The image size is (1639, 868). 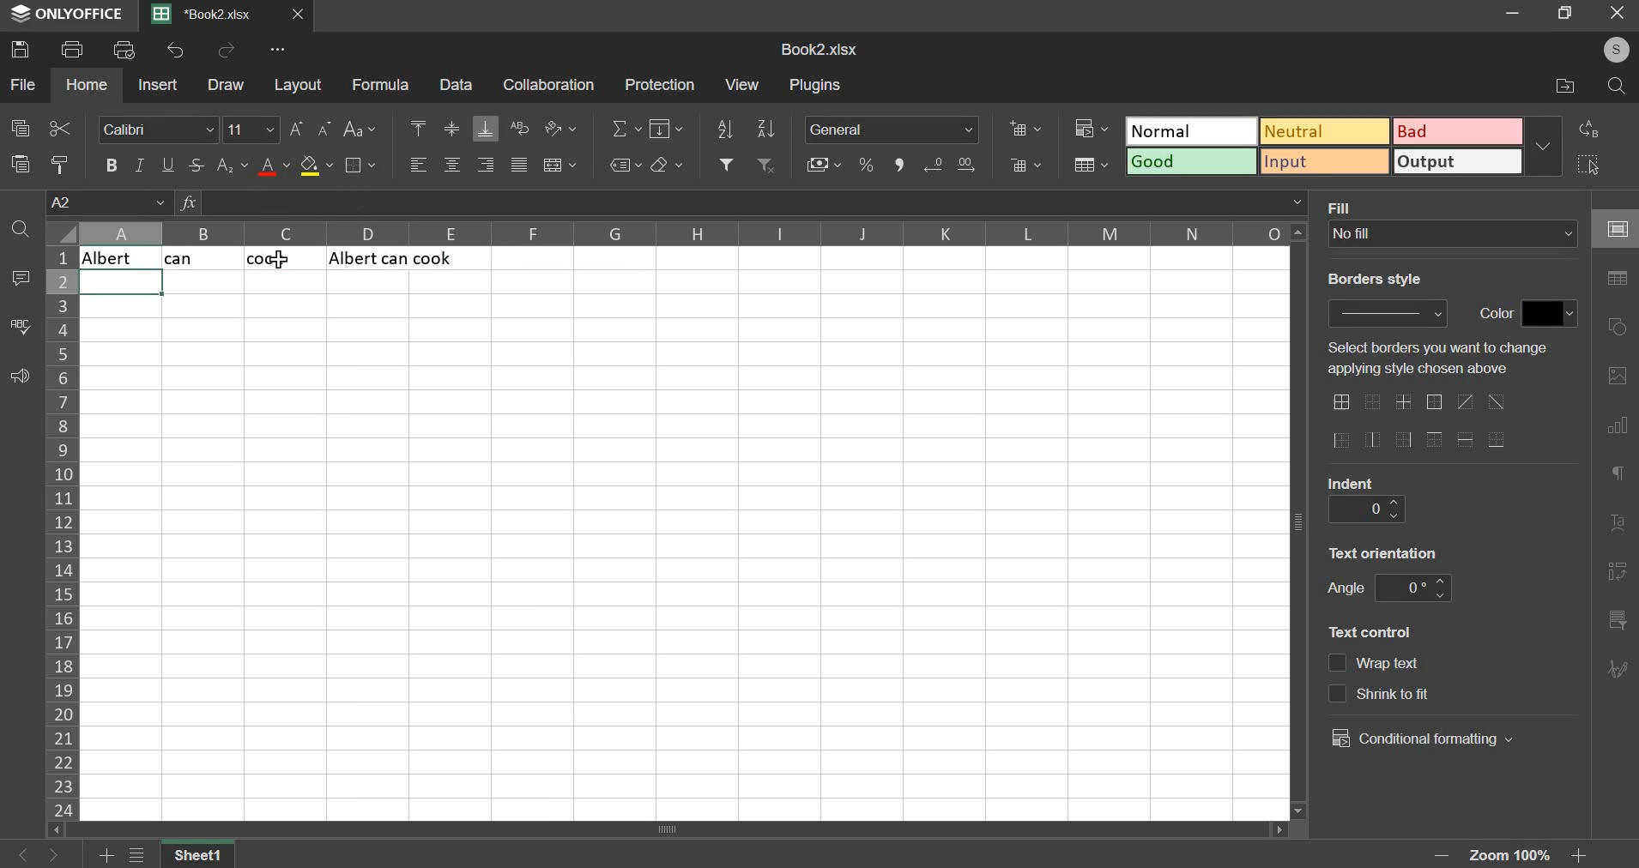 What do you see at coordinates (1616, 476) in the screenshot?
I see `paragraph` at bounding box center [1616, 476].